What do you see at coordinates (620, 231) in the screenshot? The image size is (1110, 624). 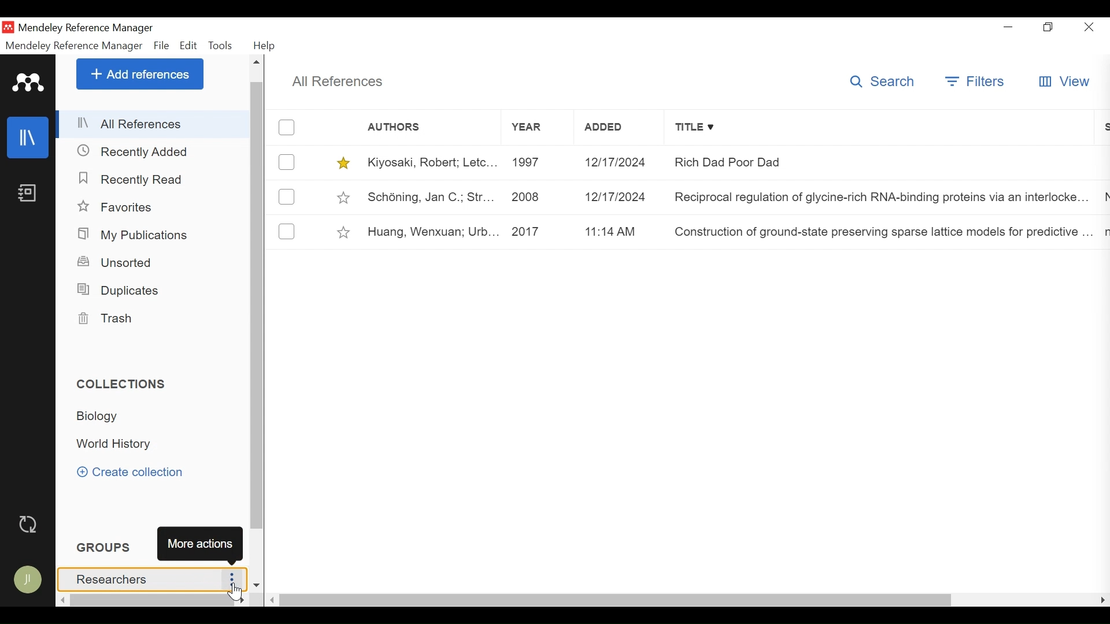 I see `11:14 am` at bounding box center [620, 231].